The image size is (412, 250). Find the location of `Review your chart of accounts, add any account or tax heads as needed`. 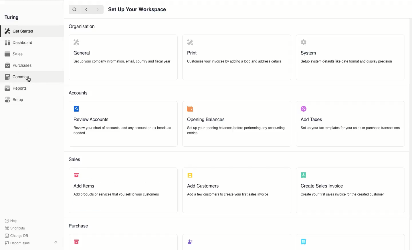

Review your chart of accounts, add any account or tax heads as needed is located at coordinates (123, 130).